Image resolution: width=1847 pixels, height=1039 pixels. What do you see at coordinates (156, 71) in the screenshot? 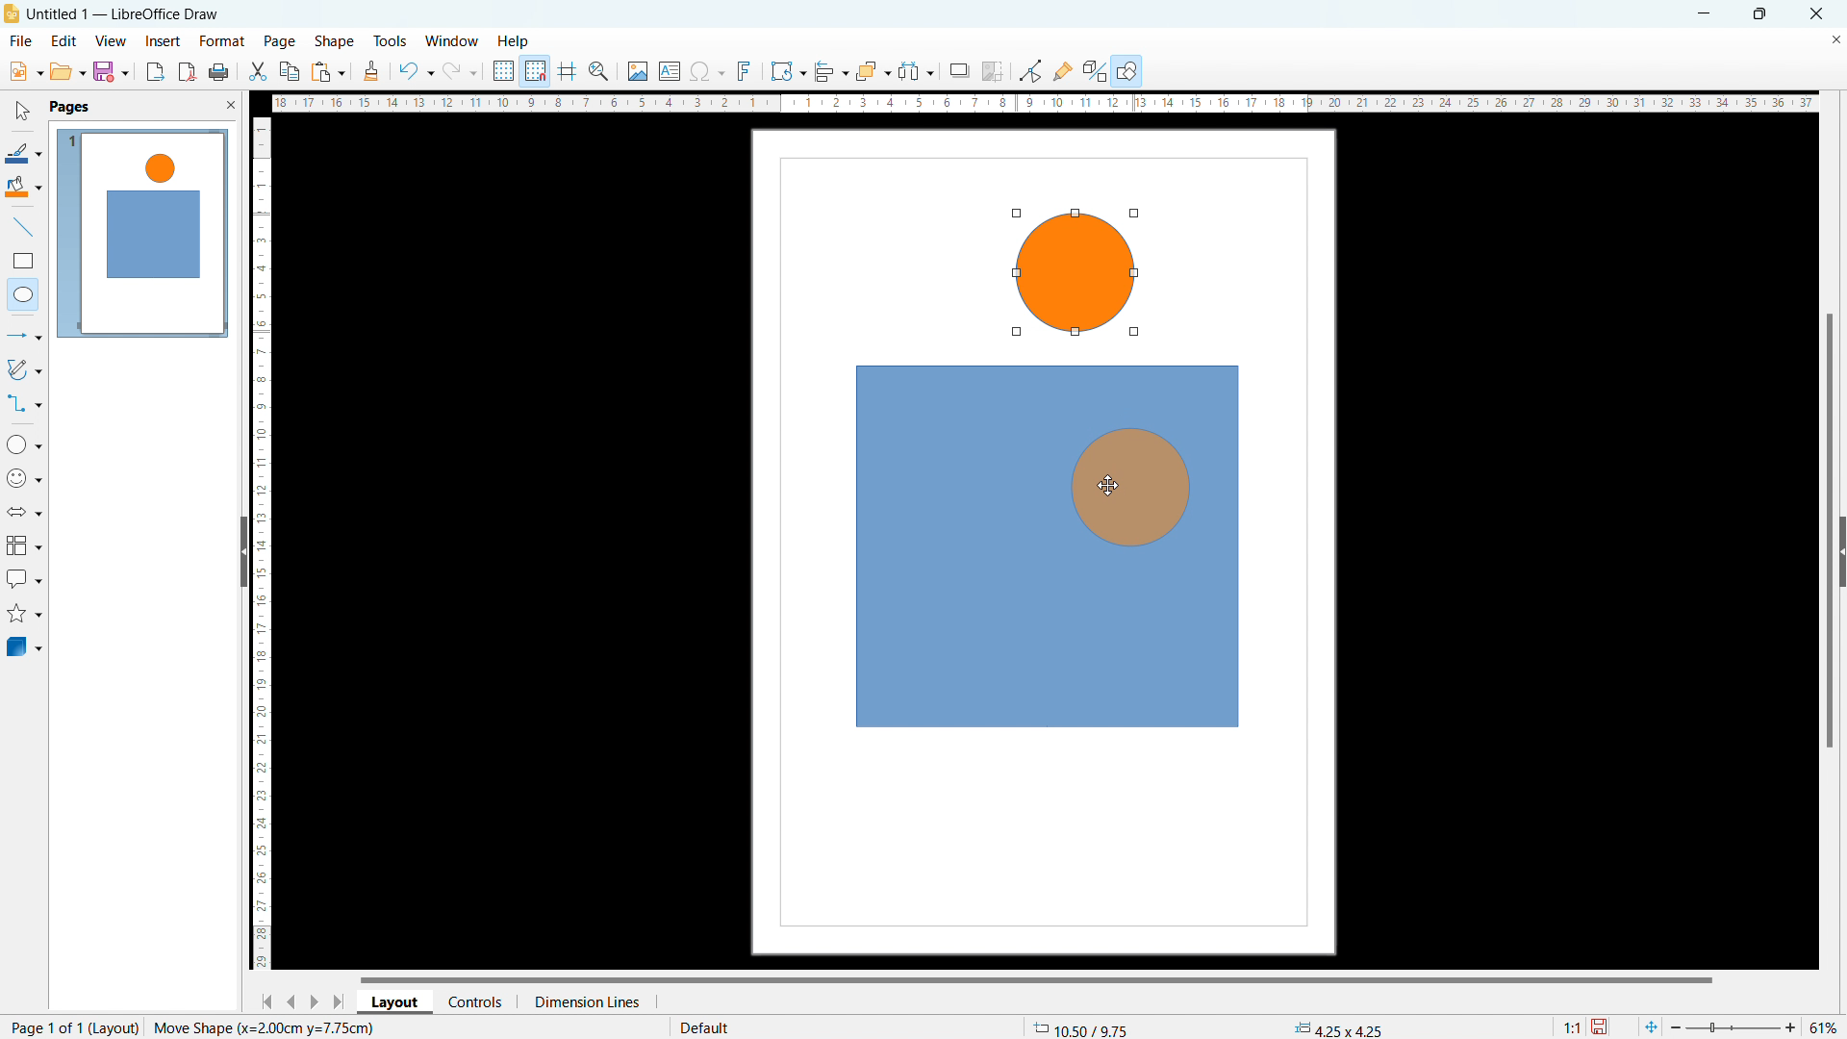
I see `export` at bounding box center [156, 71].